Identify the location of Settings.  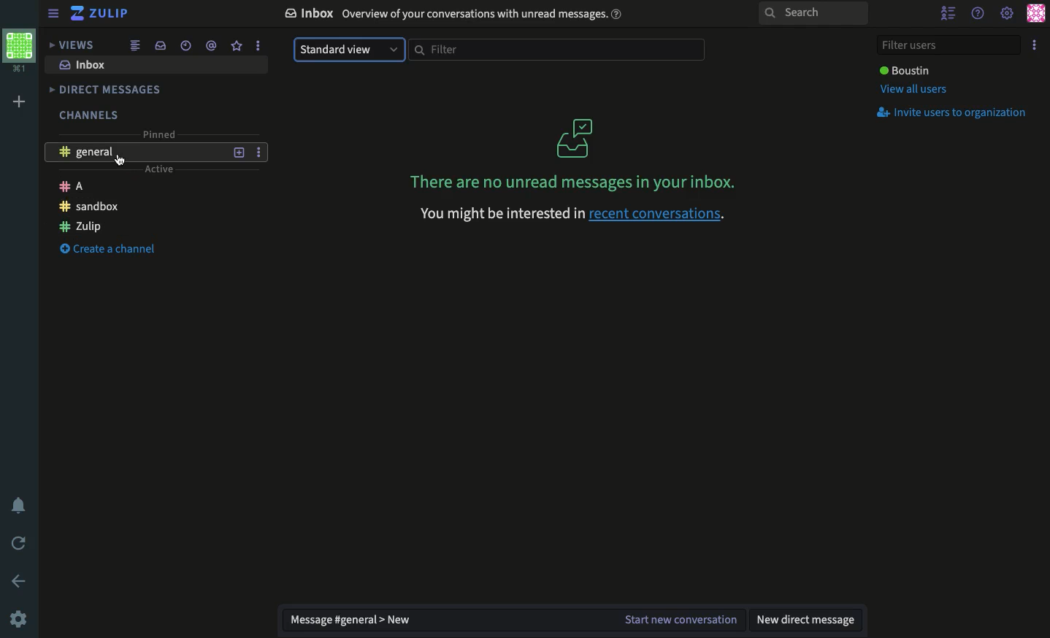
(1007, 15).